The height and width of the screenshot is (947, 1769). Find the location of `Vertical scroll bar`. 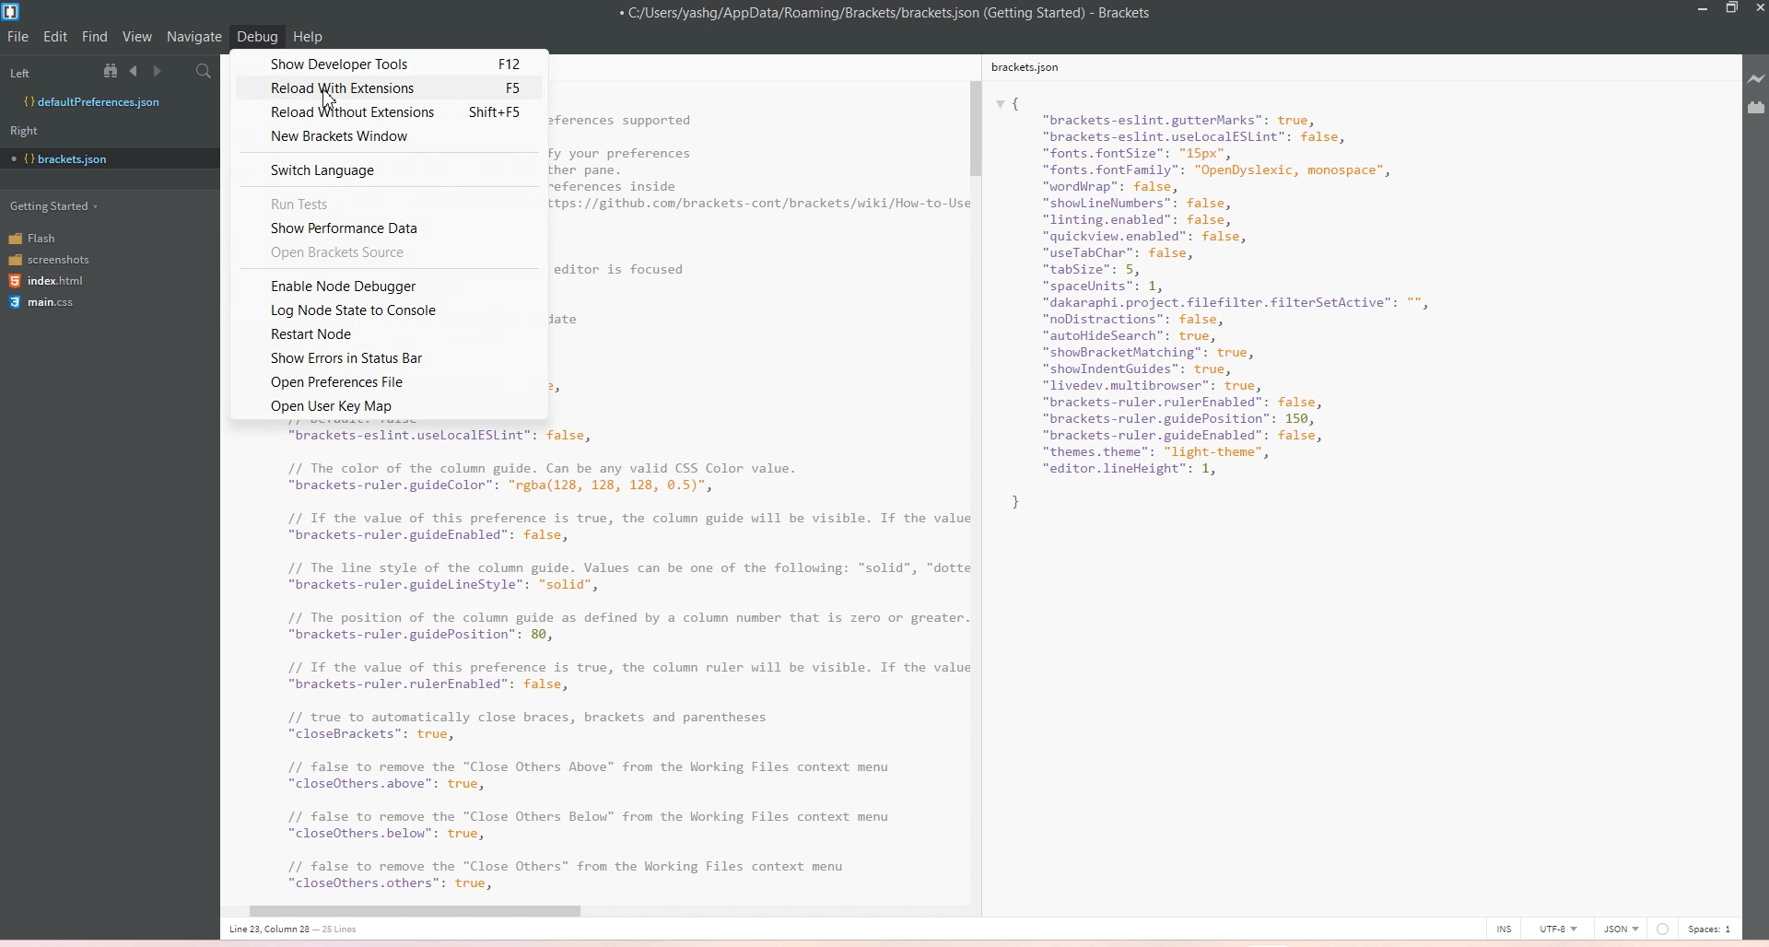

Vertical scroll bar is located at coordinates (974, 471).